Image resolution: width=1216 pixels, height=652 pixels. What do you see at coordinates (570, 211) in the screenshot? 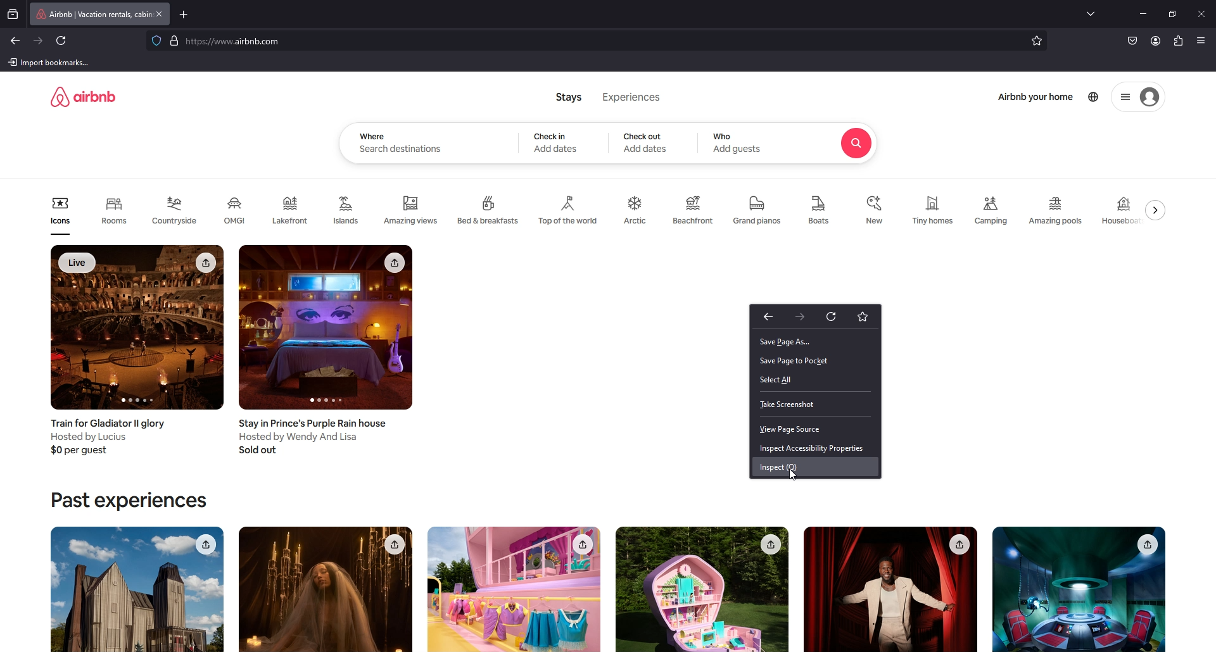
I see `Top of the world` at bounding box center [570, 211].